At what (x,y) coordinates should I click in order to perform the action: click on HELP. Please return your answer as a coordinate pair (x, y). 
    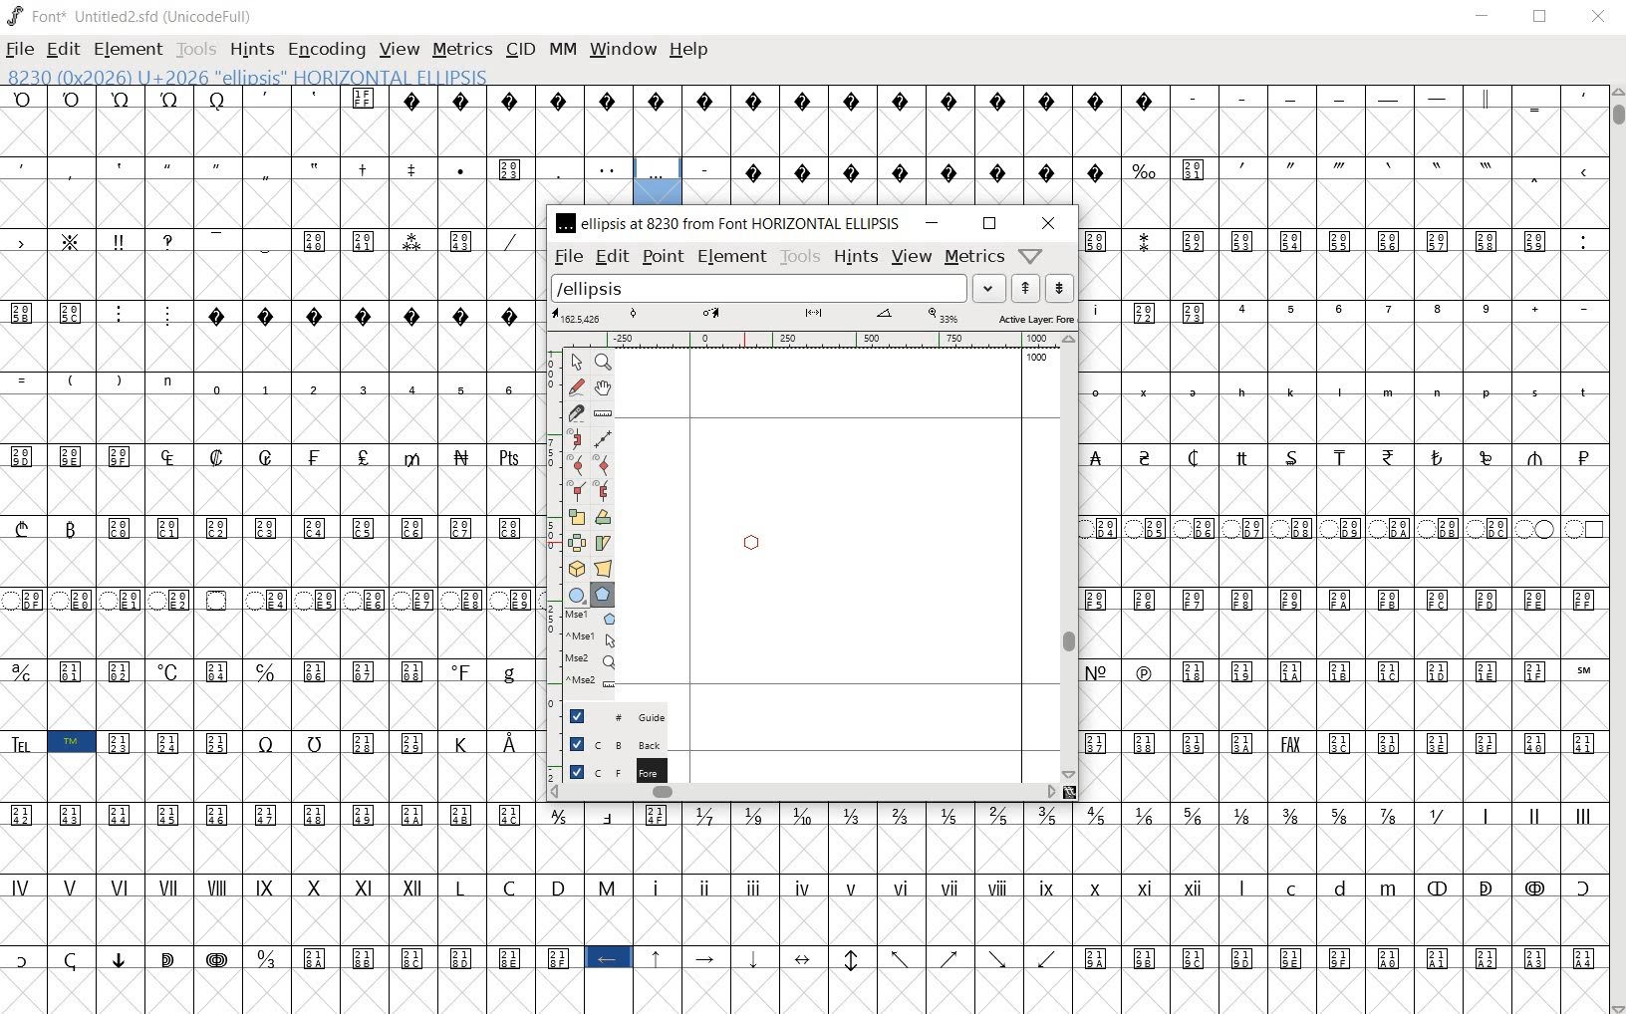
    Looking at the image, I should click on (689, 51).